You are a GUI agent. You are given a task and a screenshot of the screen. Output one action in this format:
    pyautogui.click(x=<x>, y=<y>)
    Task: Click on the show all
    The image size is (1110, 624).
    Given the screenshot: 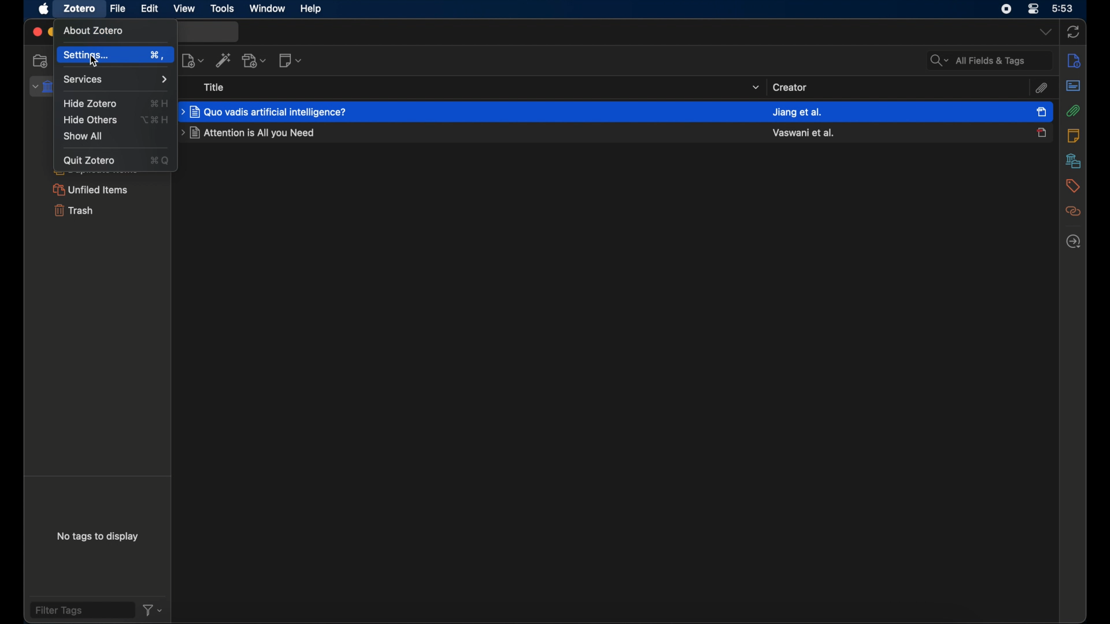 What is the action you would take?
    pyautogui.click(x=83, y=136)
    